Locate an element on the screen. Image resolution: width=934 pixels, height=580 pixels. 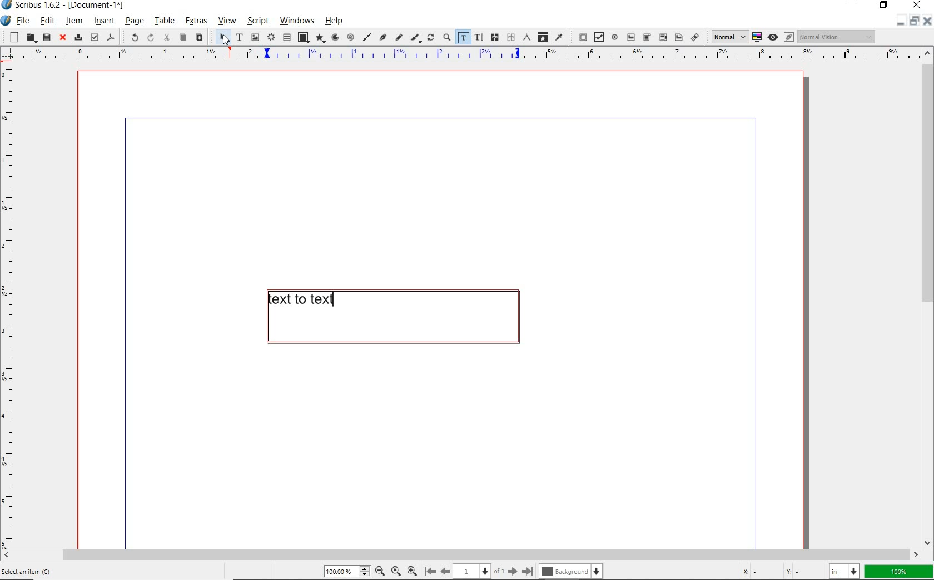
calligraphic line is located at coordinates (416, 38).